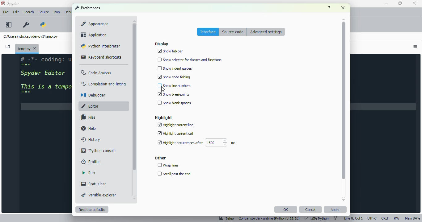 The height and width of the screenshot is (222, 422). What do you see at coordinates (3, 3) in the screenshot?
I see `logo` at bounding box center [3, 3].